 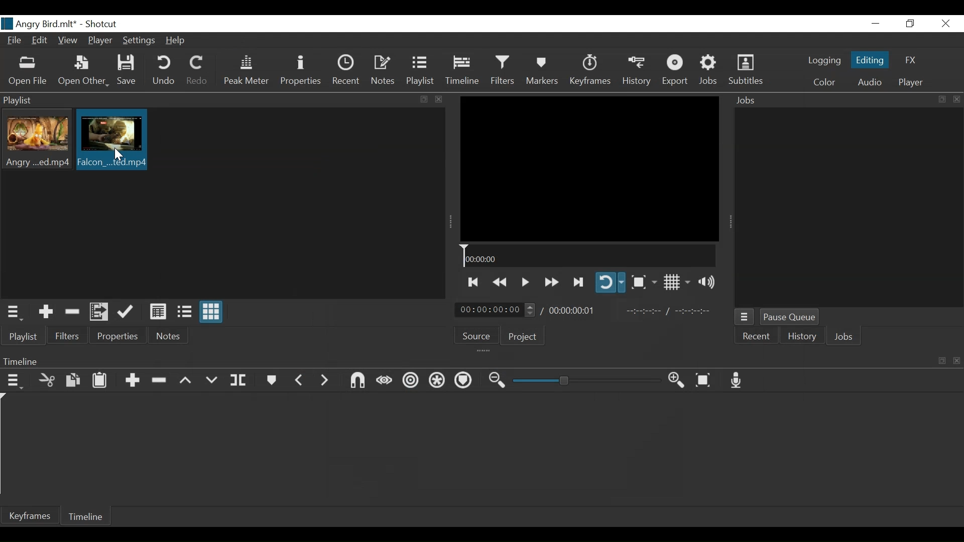 What do you see at coordinates (542, 70) in the screenshot?
I see `Markers` at bounding box center [542, 70].